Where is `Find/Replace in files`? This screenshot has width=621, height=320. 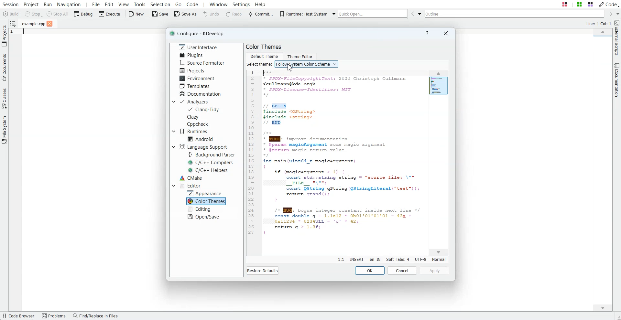 Find/Replace in files is located at coordinates (97, 316).